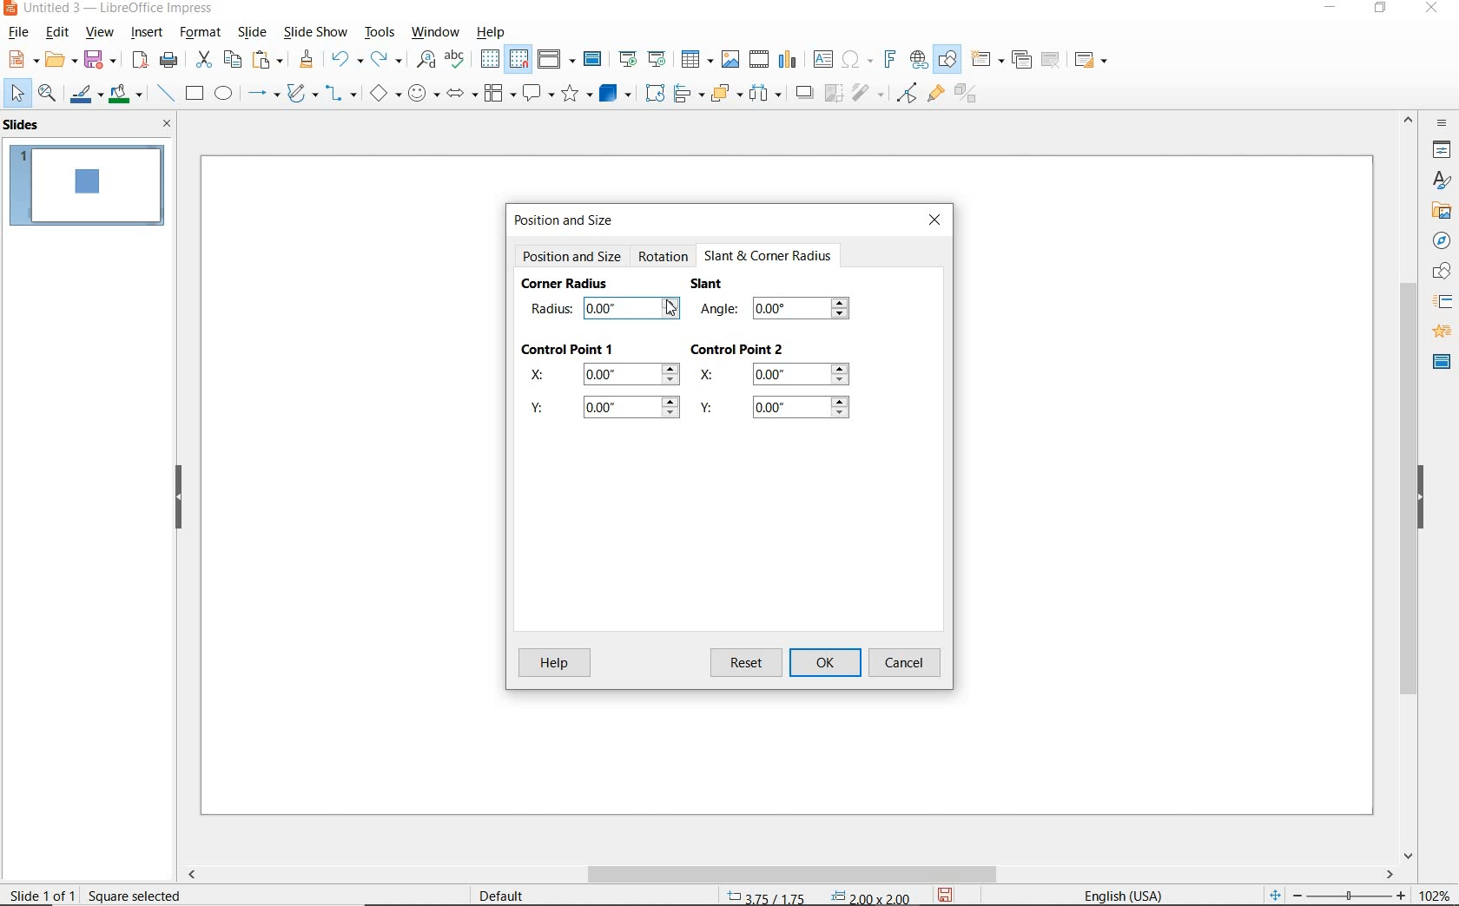 The image size is (1459, 906). Describe the element at coordinates (201, 59) in the screenshot. I see `cut` at that location.